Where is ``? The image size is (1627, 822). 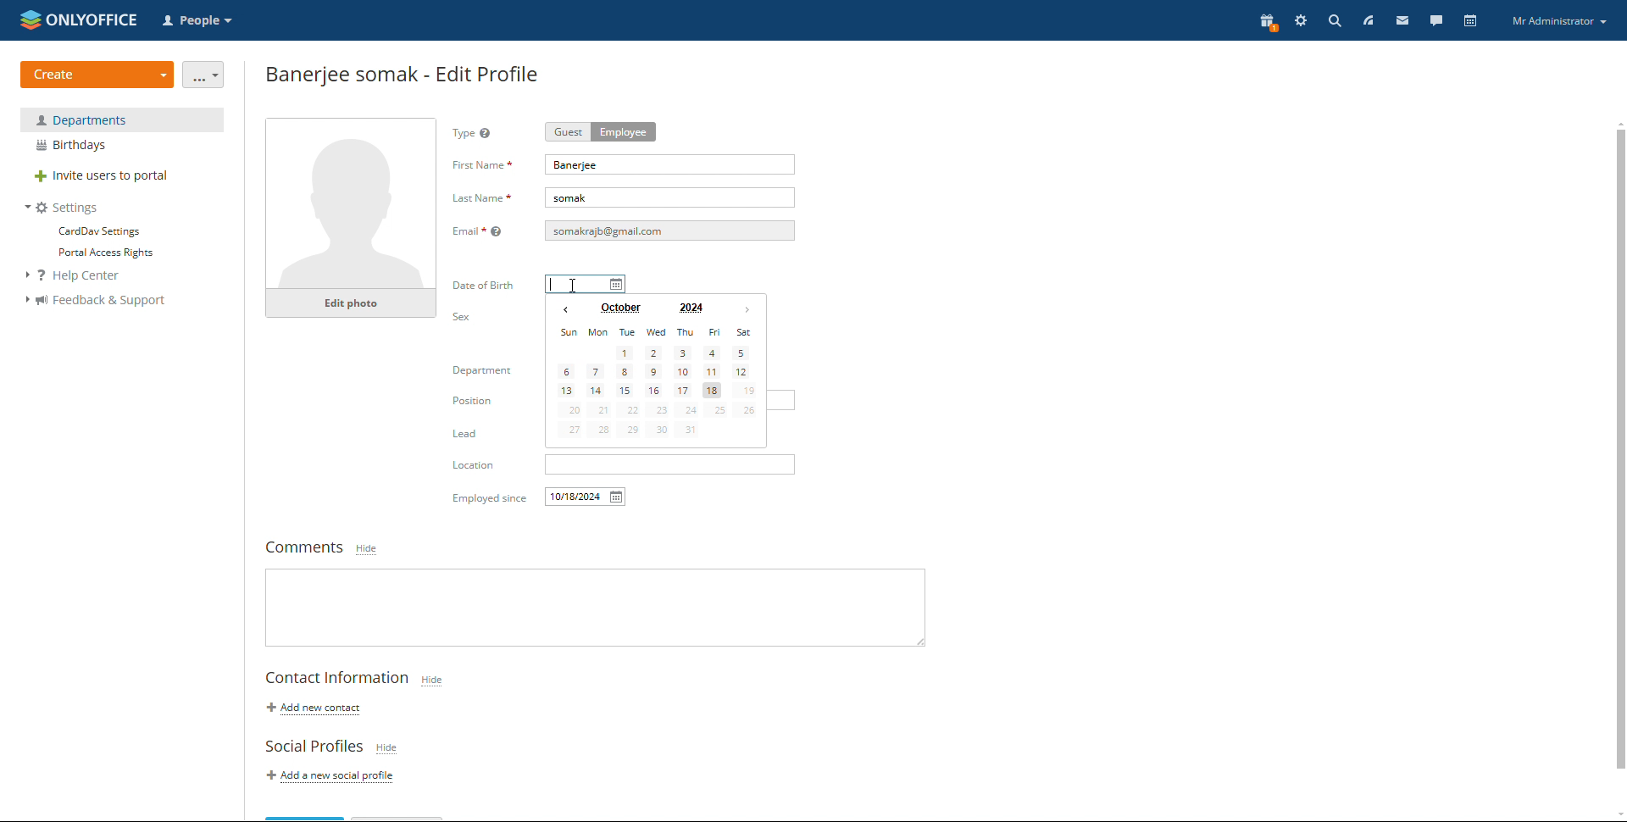  is located at coordinates (1944, 108).